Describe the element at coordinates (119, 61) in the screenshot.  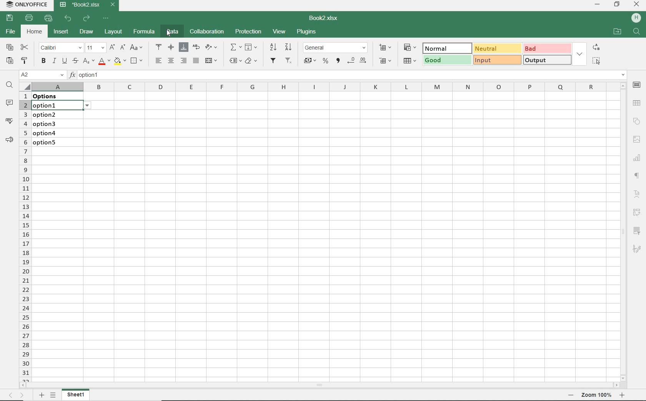
I see `FILL COLOR` at that location.